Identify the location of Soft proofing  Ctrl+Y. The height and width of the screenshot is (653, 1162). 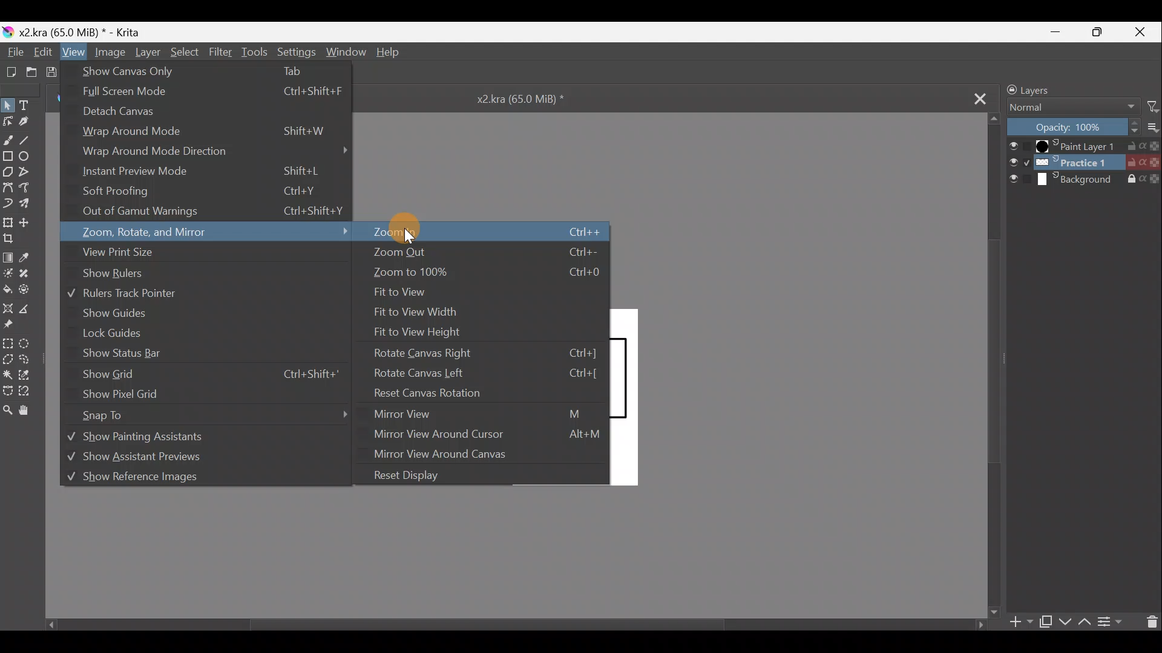
(218, 189).